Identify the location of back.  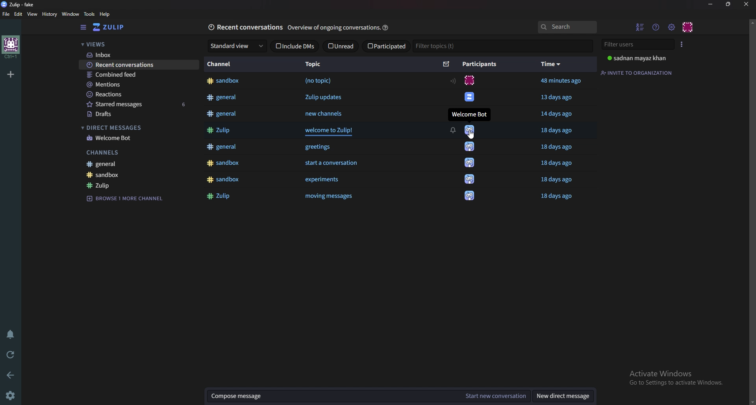
(11, 375).